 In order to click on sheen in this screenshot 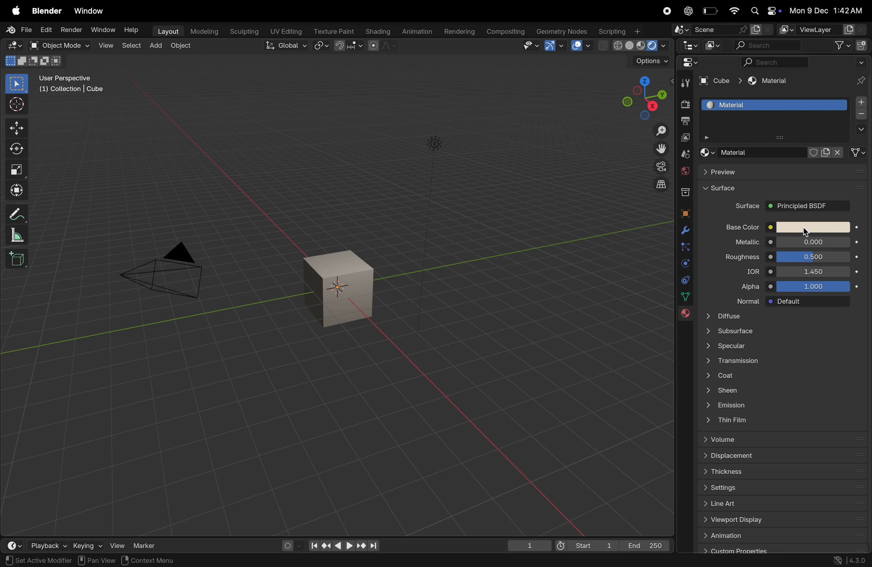, I will do `click(778, 392)`.